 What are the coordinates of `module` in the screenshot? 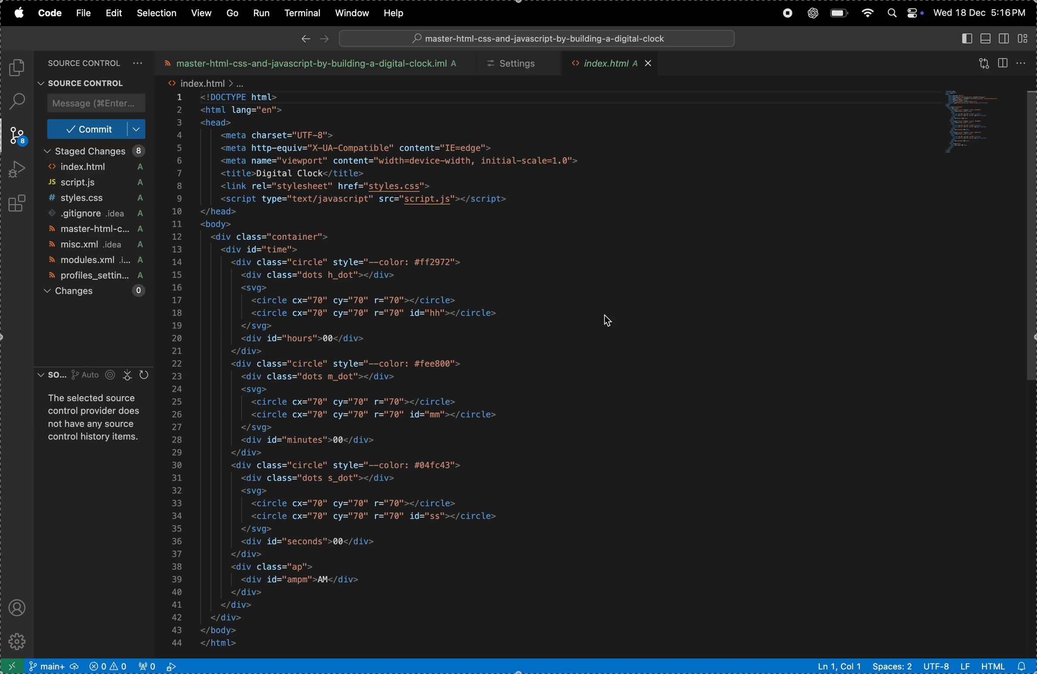 It's located at (91, 262).